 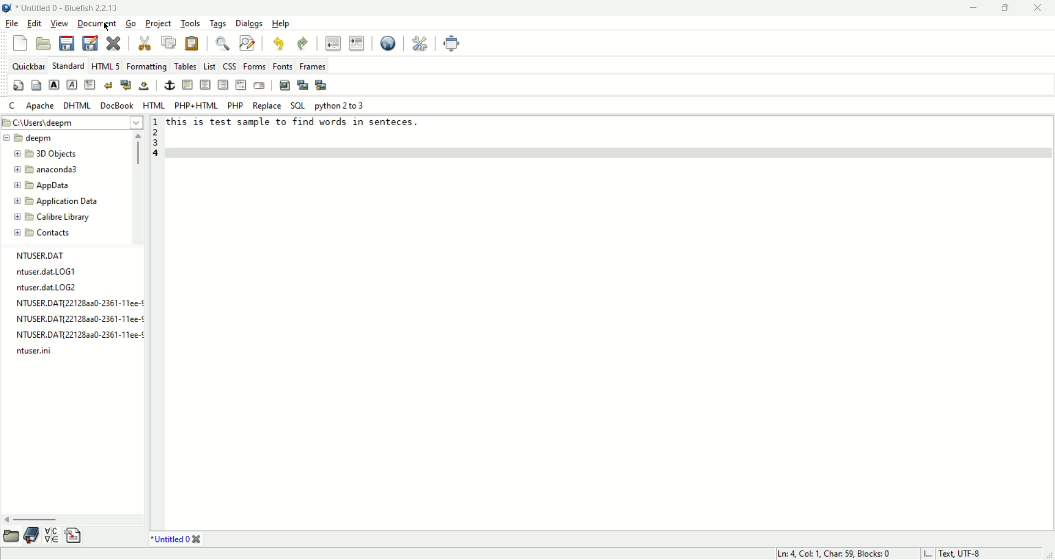 What do you see at coordinates (79, 318) in the screenshot?
I see `NTUSER.DAT{22128aa0-2361-11ee-` at bounding box center [79, 318].